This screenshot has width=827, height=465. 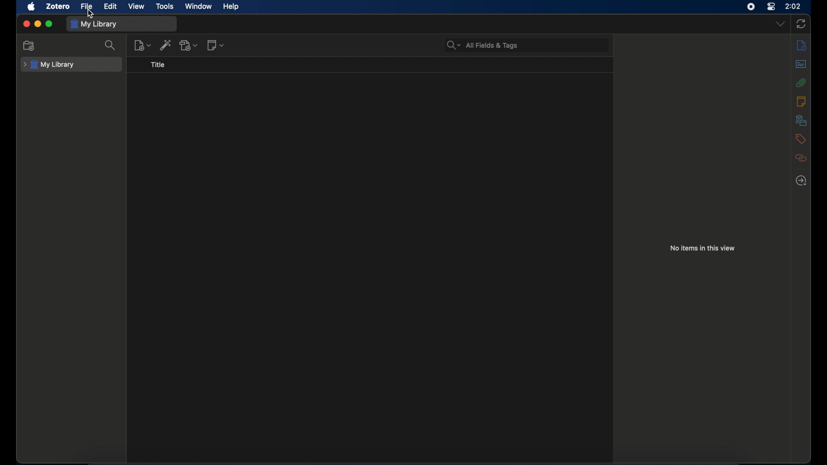 I want to click on info, so click(x=802, y=45).